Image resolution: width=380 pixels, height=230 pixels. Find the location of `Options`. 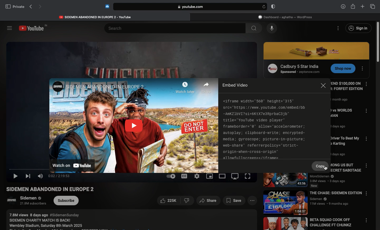

Options is located at coordinates (367, 84).